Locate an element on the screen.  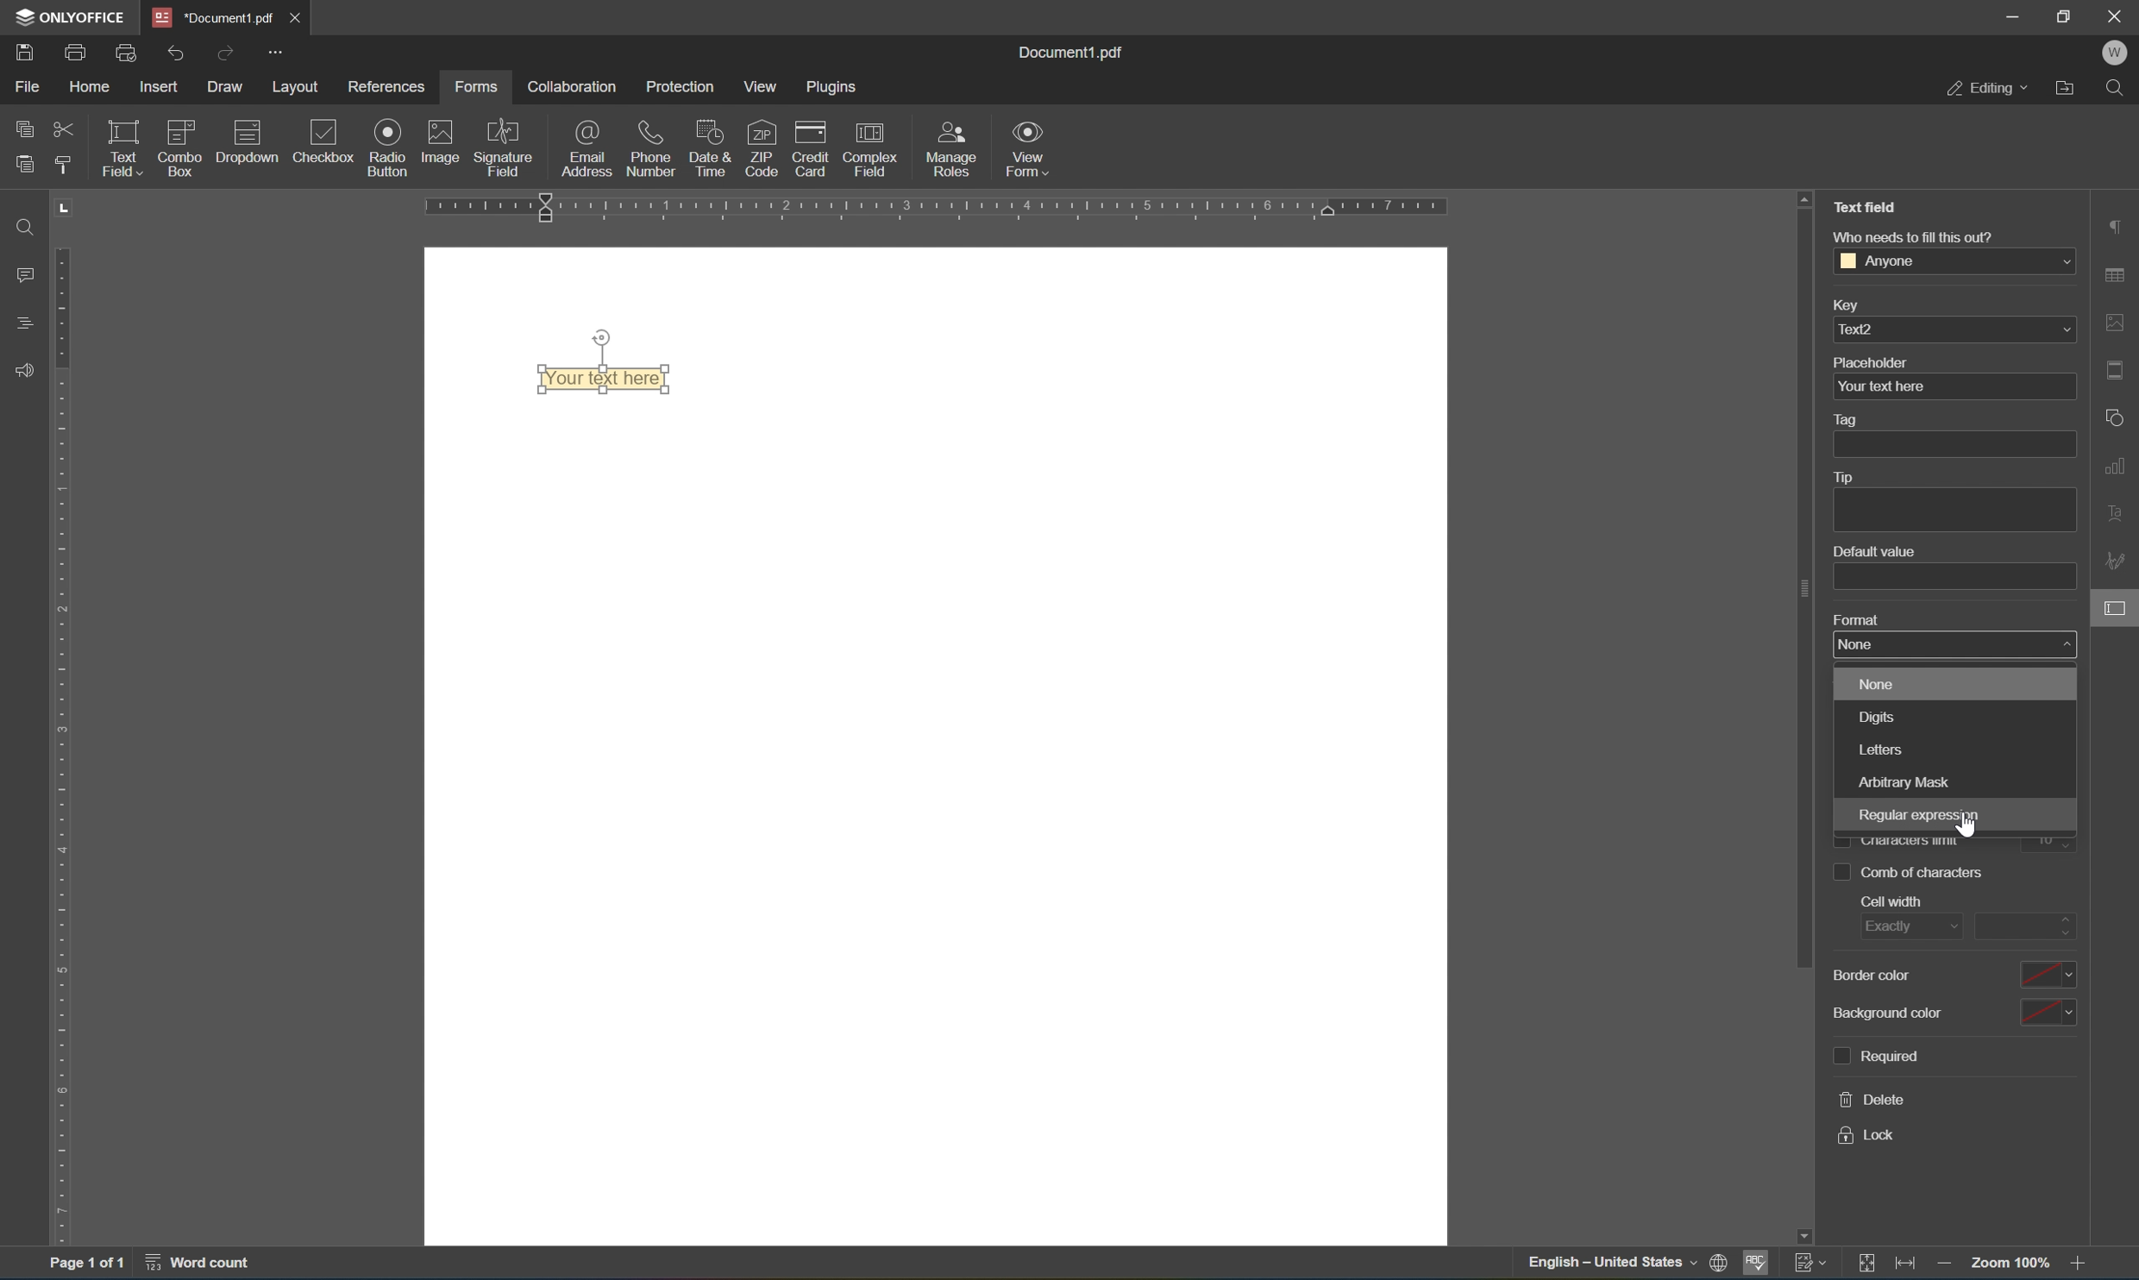
comb of characters is located at coordinates (1910, 874).